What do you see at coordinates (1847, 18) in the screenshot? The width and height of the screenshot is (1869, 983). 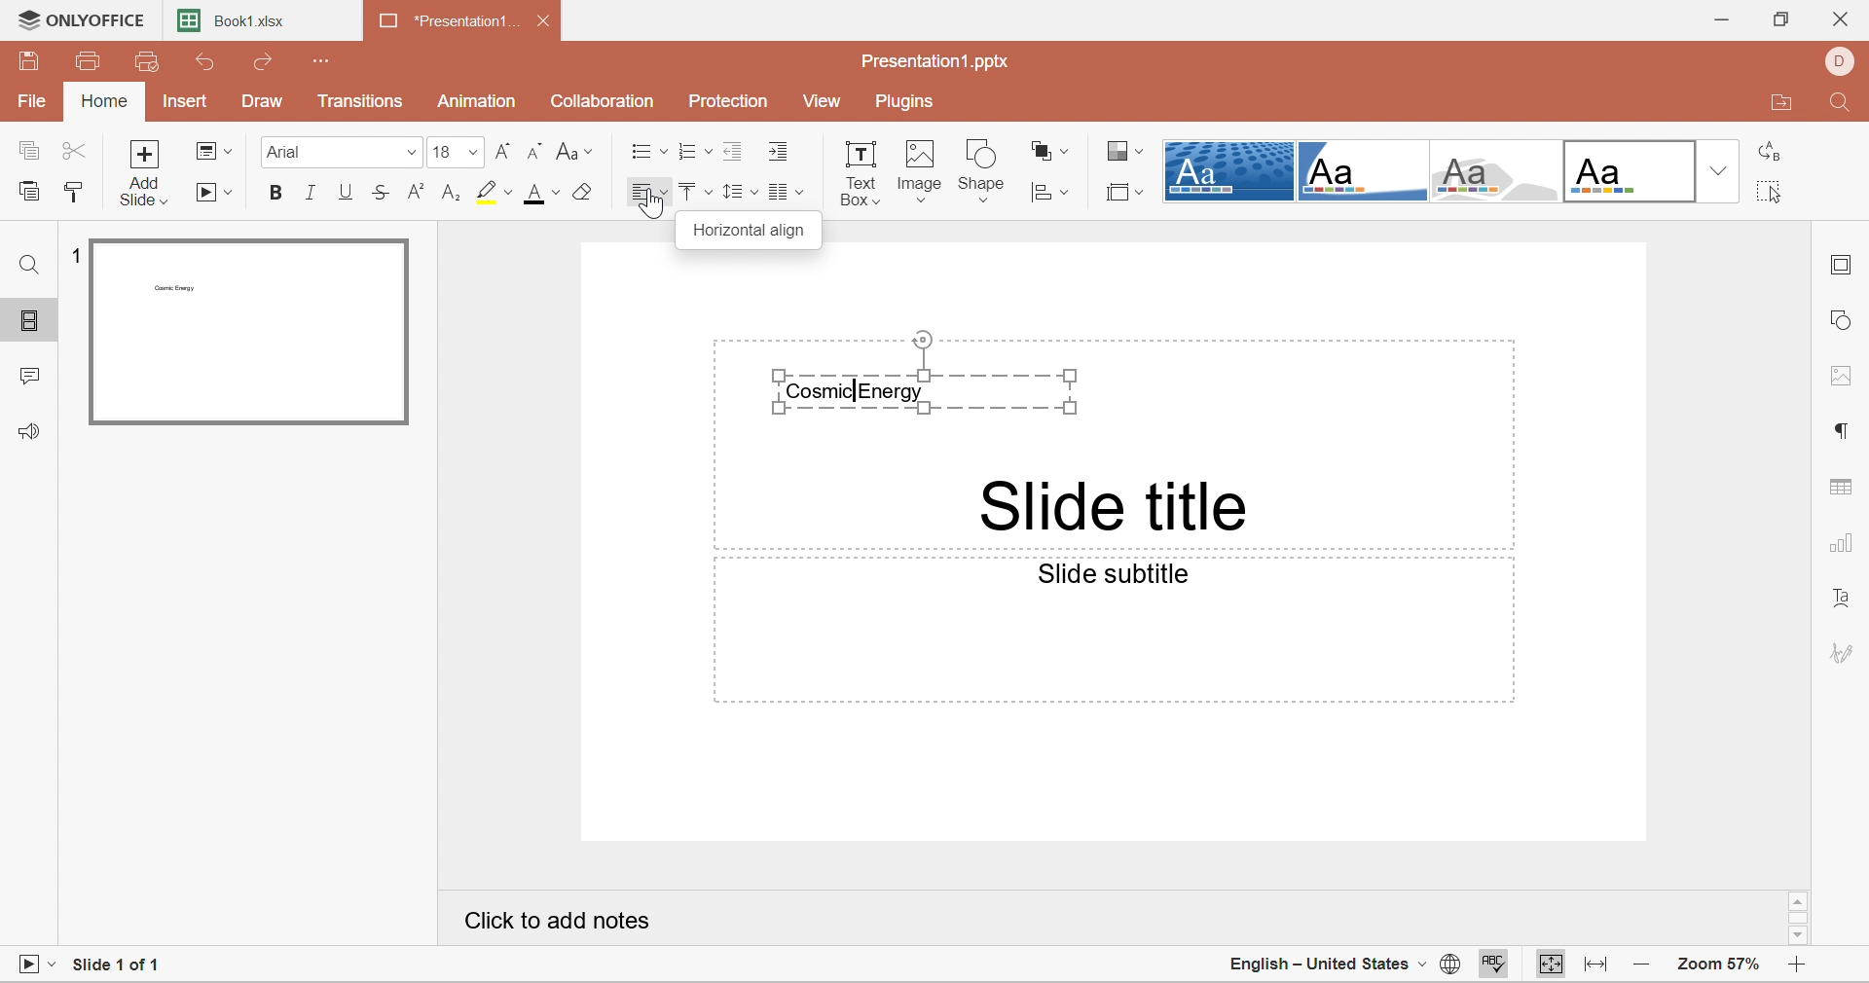 I see `Close` at bounding box center [1847, 18].